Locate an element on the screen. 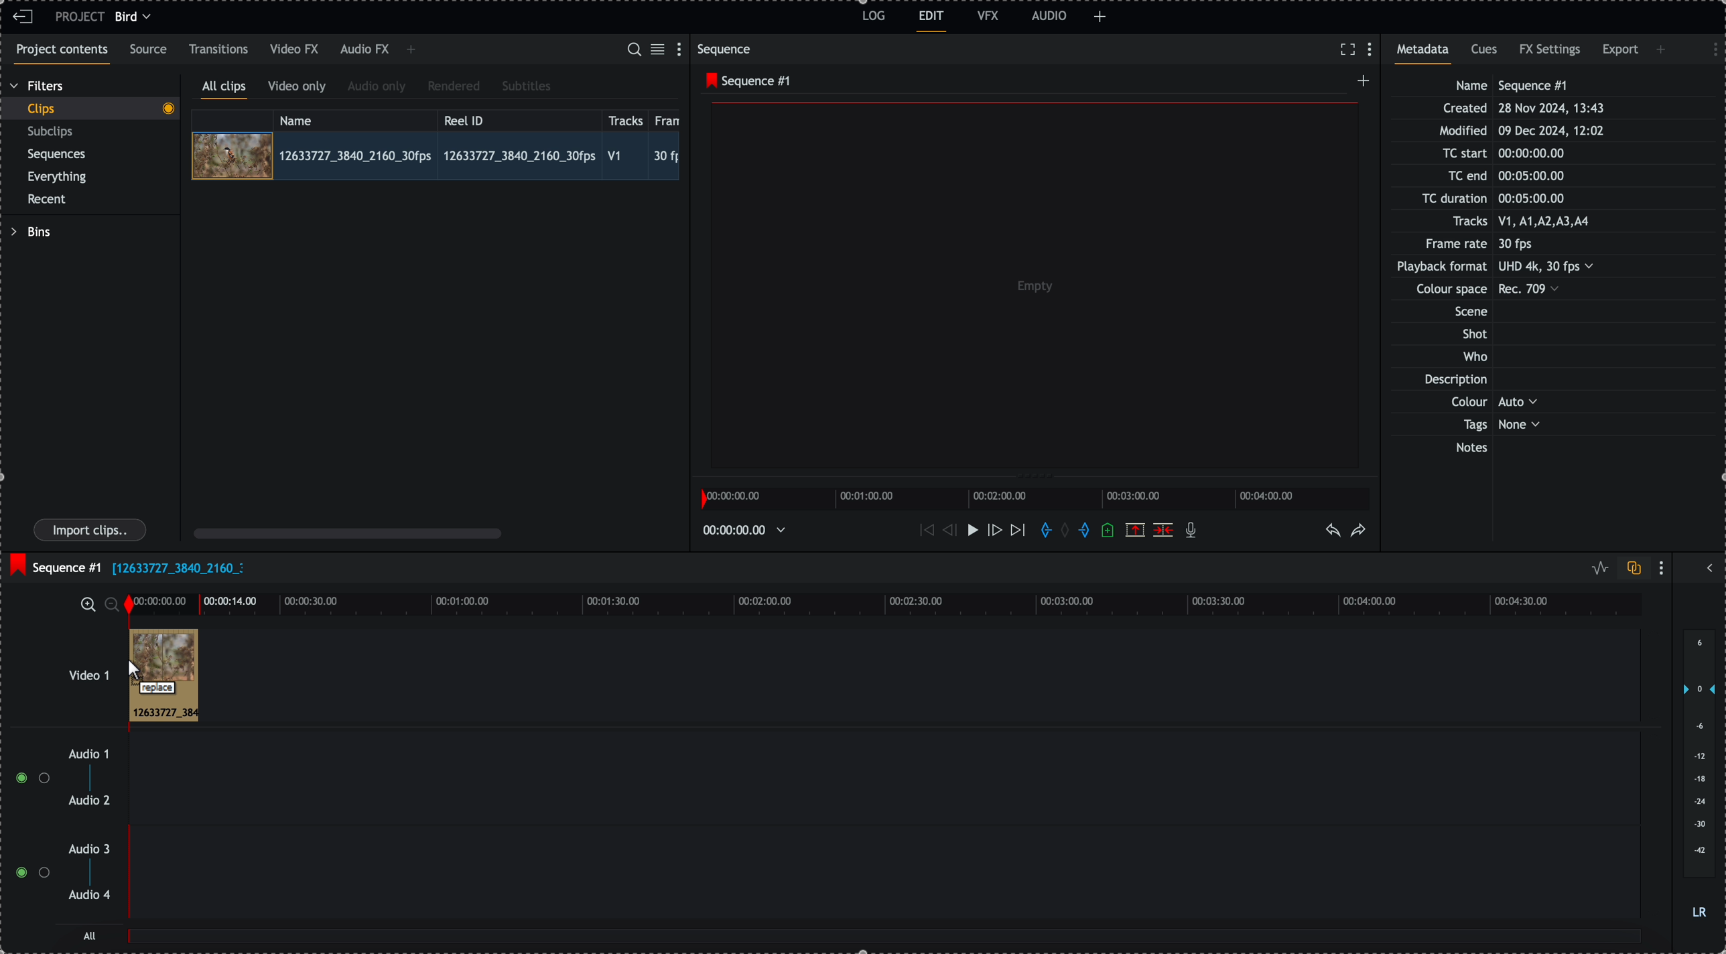  video 1 is located at coordinates (71, 669).